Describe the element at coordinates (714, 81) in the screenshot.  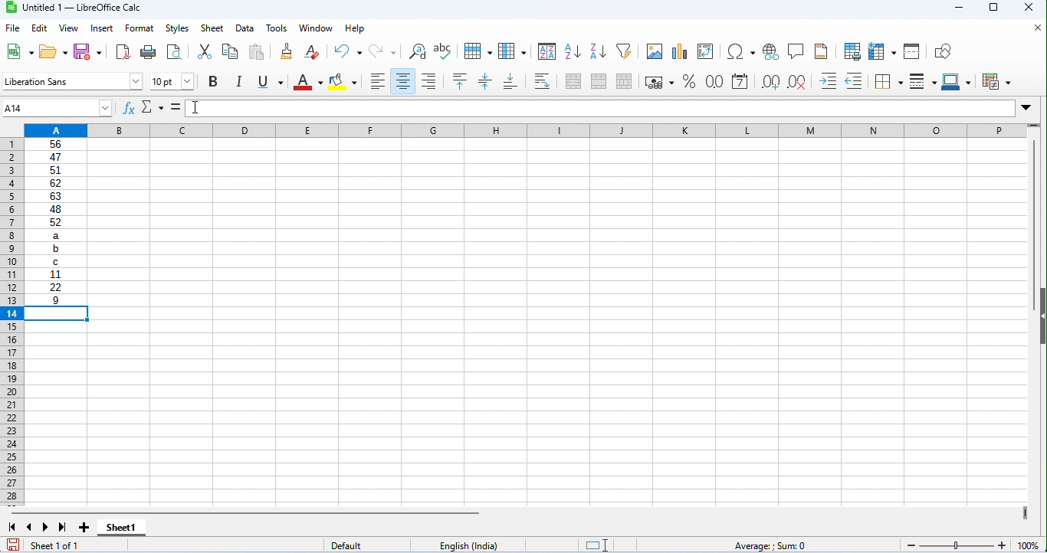
I see `format as number` at that location.